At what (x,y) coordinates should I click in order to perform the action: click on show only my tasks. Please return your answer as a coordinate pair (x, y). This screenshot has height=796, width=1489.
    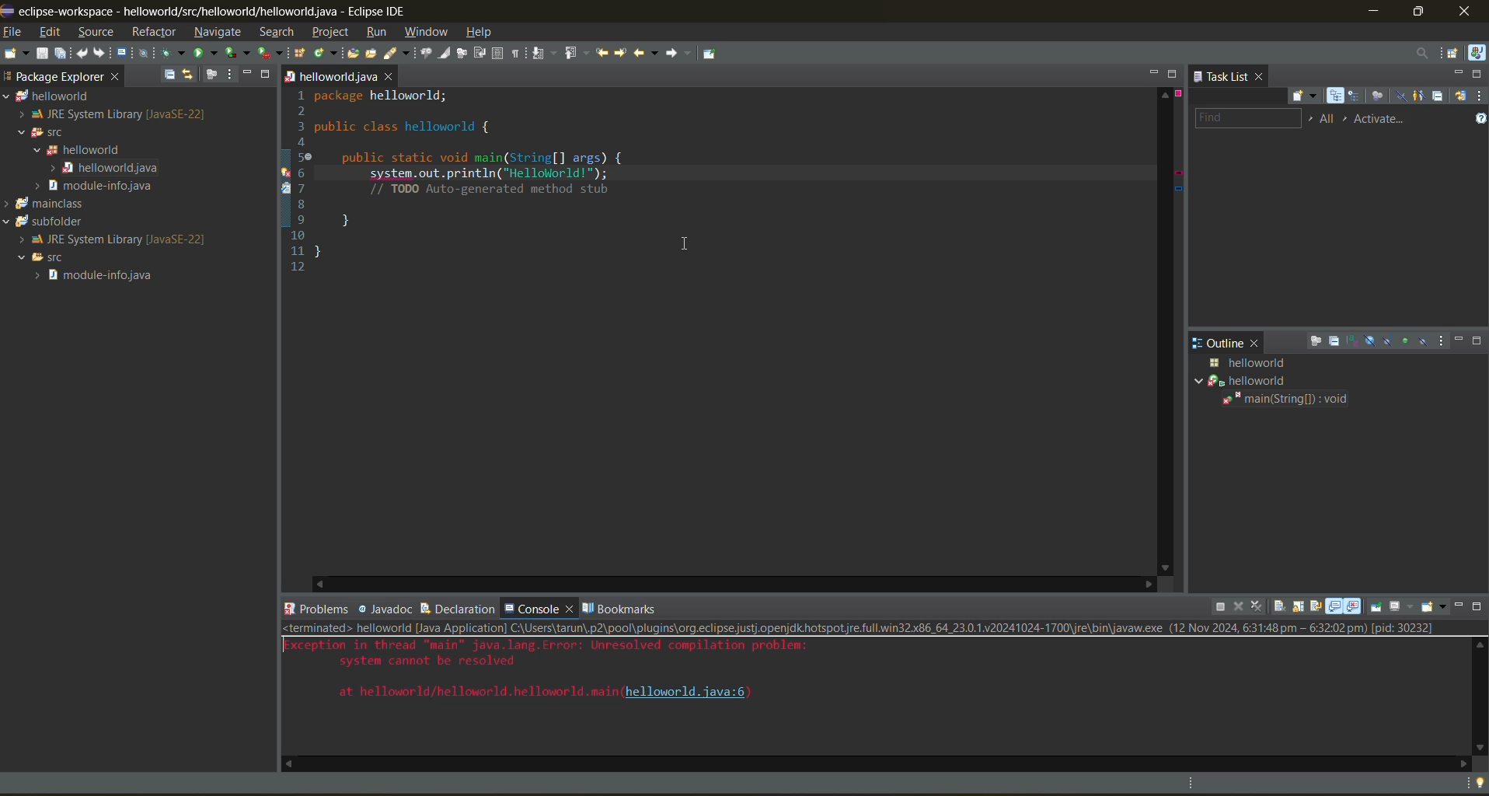
    Looking at the image, I should click on (1421, 96).